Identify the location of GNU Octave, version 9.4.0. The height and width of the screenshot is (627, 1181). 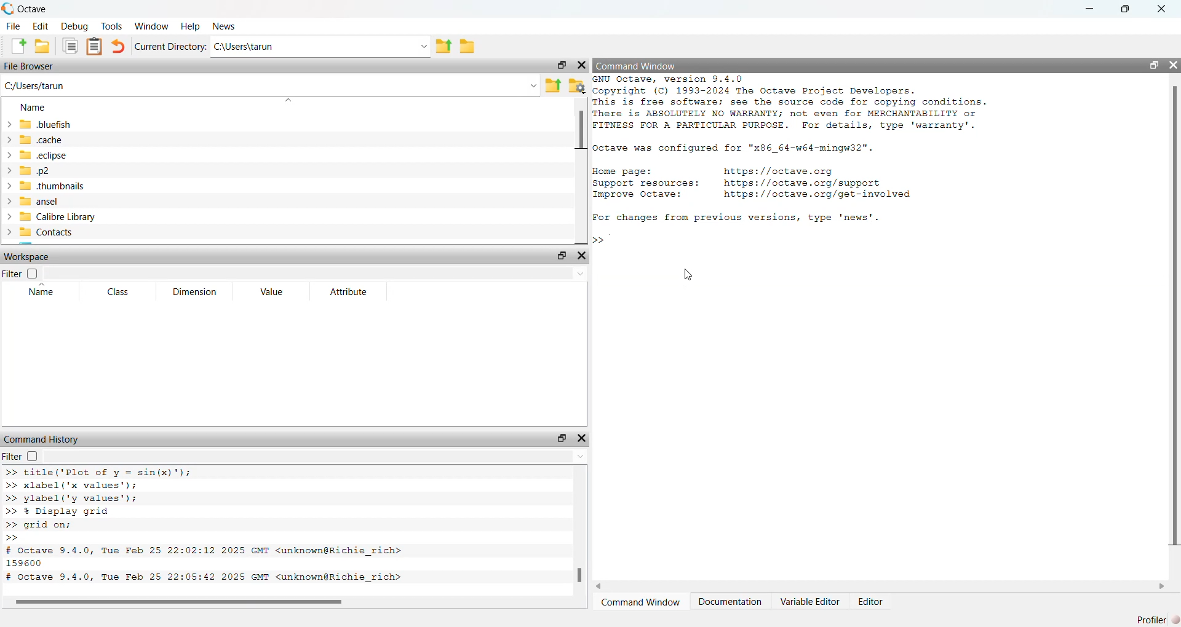
(670, 79).